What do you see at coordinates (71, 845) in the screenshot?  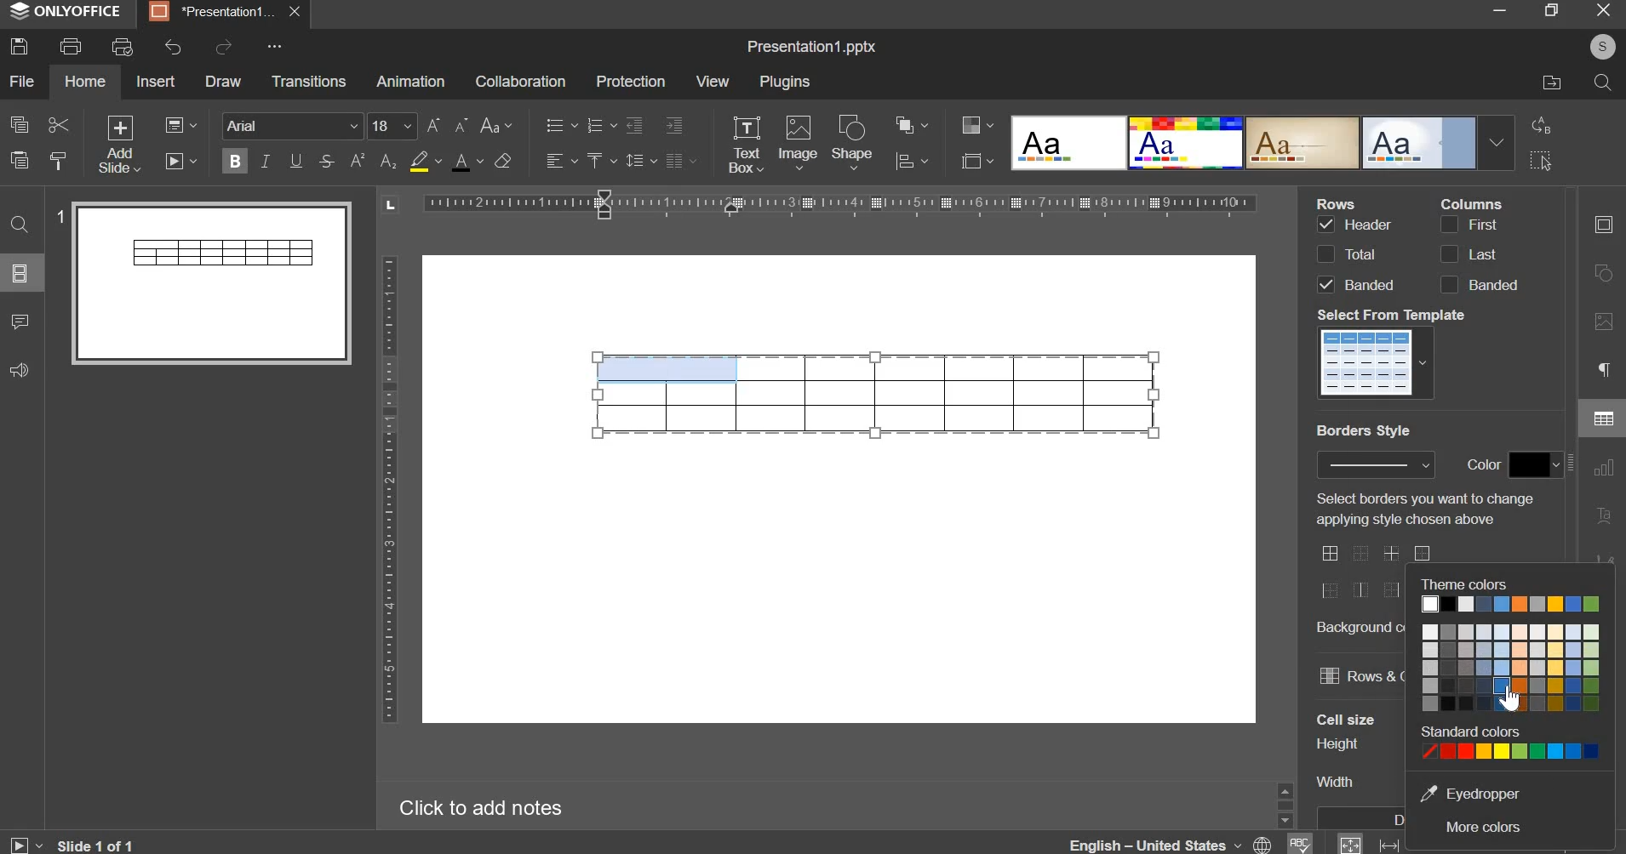 I see `Slide 1 of 1` at bounding box center [71, 845].